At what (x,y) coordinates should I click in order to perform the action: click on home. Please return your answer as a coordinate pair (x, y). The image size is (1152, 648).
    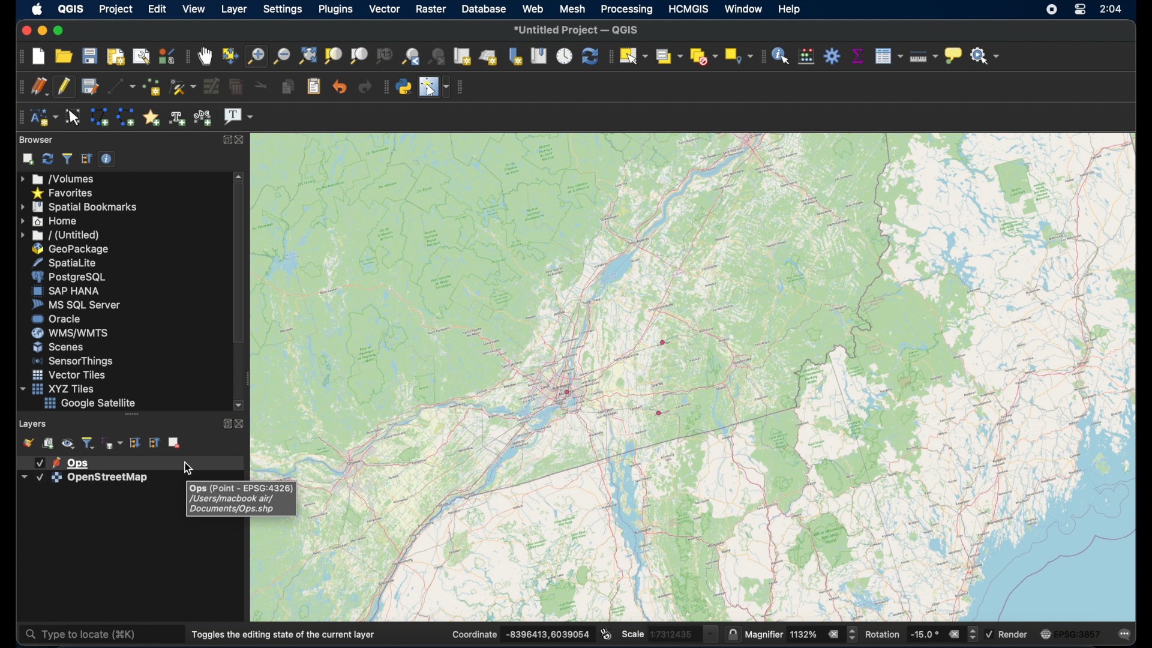
    Looking at the image, I should click on (51, 221).